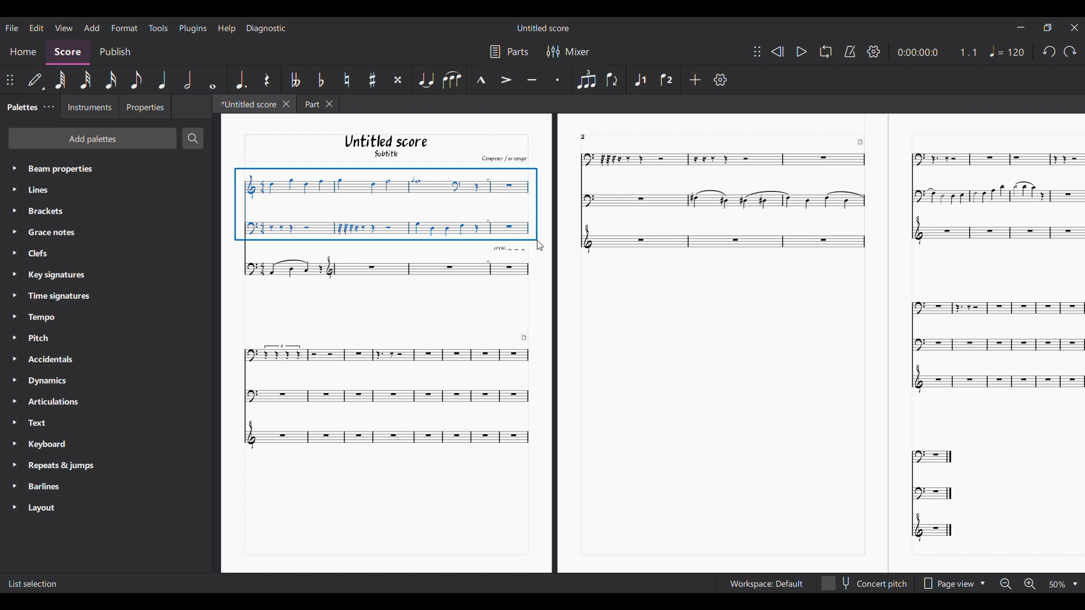  What do you see at coordinates (145, 106) in the screenshot?
I see `Properties` at bounding box center [145, 106].